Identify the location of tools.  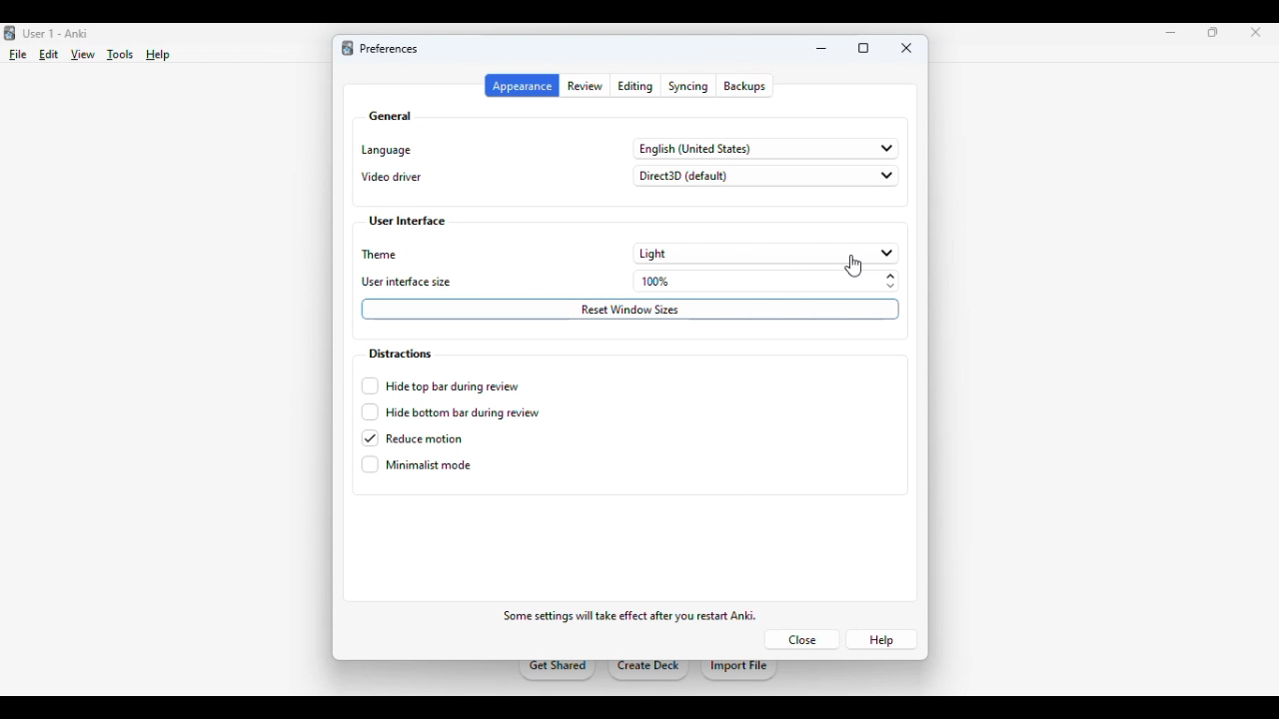
(122, 55).